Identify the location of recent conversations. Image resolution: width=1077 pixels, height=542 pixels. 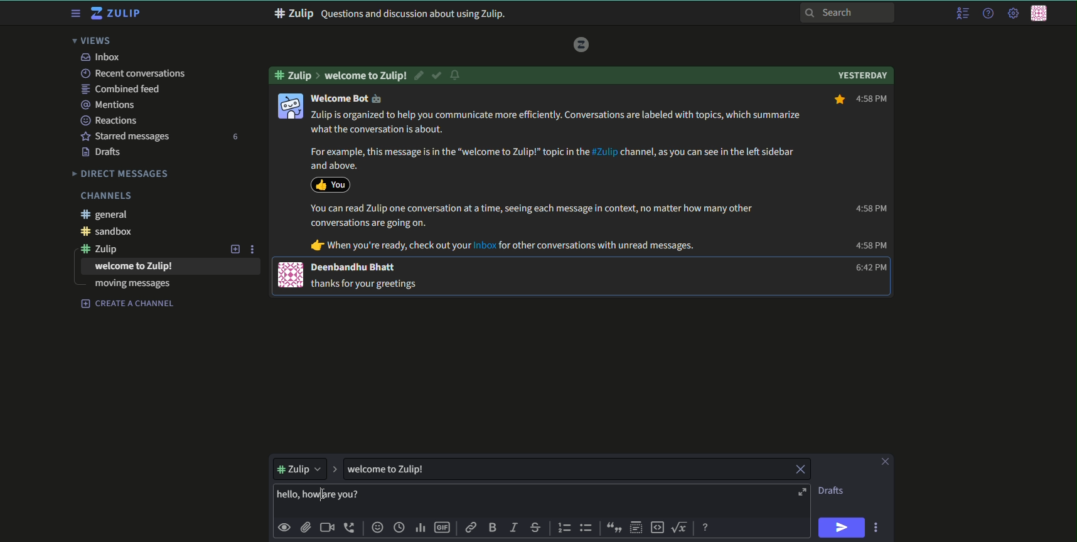
(132, 73).